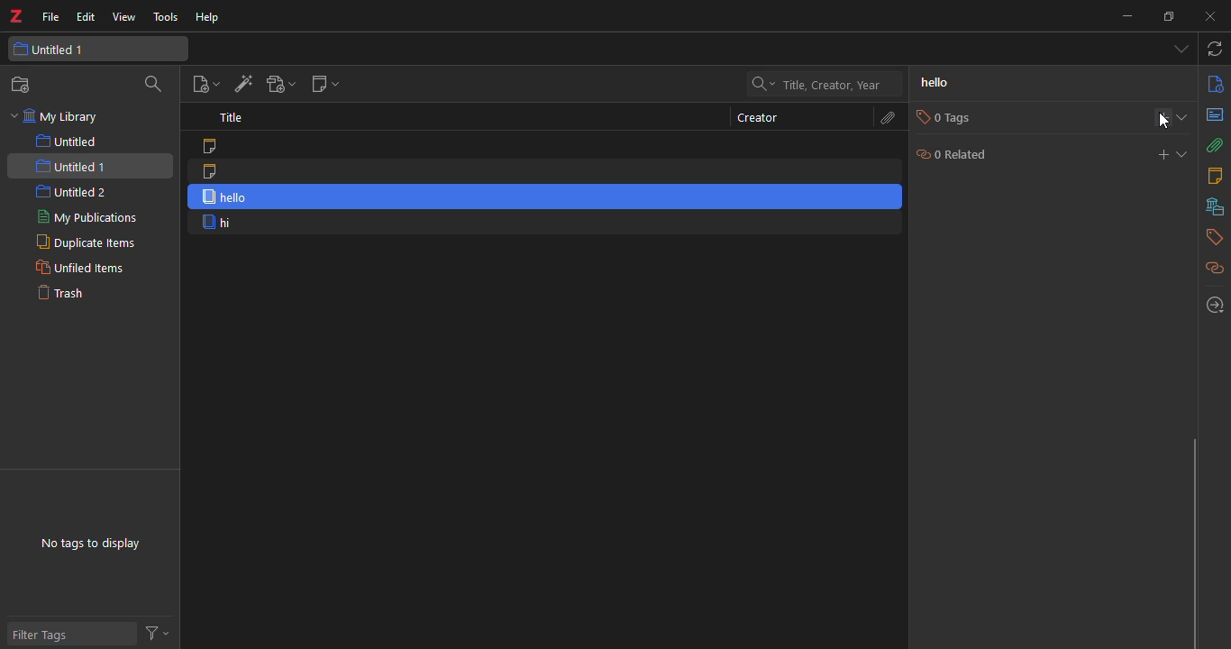  I want to click on file, so click(51, 18).